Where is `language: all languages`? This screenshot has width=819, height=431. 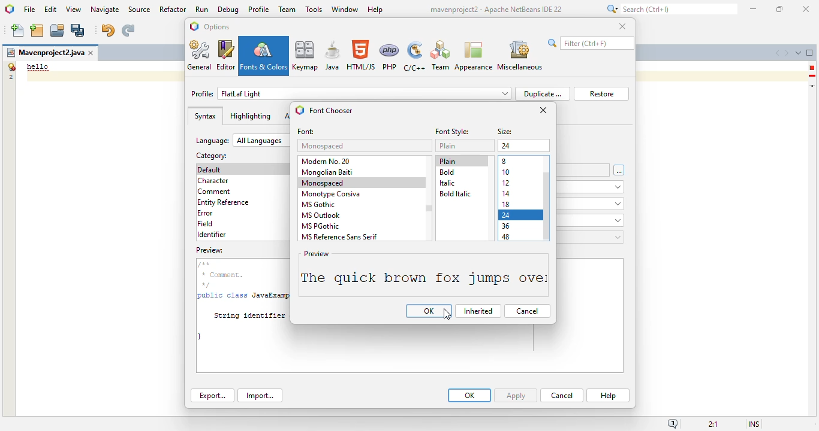 language: all languages is located at coordinates (243, 141).